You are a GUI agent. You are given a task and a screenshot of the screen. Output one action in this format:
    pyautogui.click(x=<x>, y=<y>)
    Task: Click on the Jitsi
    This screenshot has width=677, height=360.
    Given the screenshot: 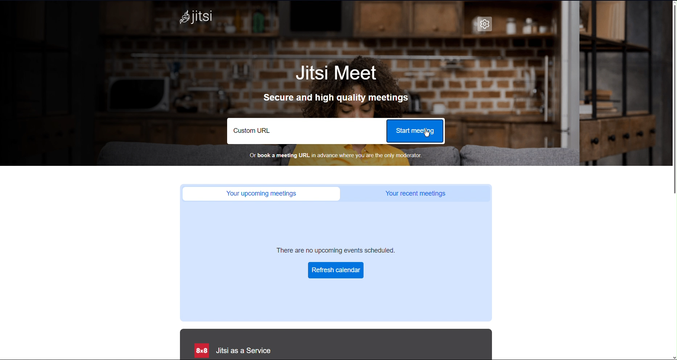 What is the action you would take?
    pyautogui.click(x=196, y=18)
    